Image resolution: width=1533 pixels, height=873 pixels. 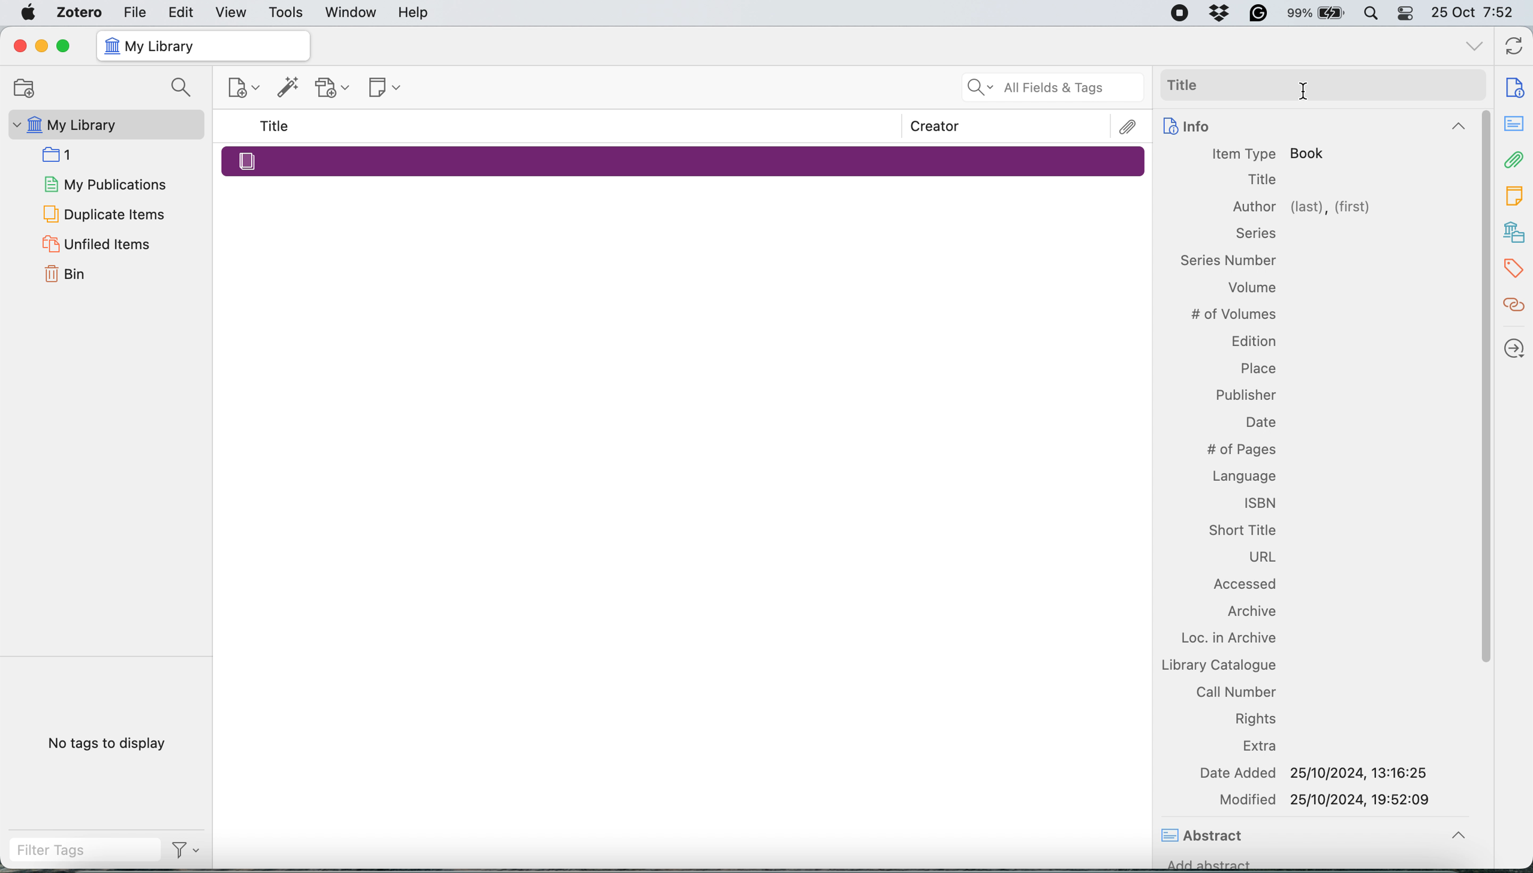 What do you see at coordinates (1248, 586) in the screenshot?
I see `Accessed` at bounding box center [1248, 586].